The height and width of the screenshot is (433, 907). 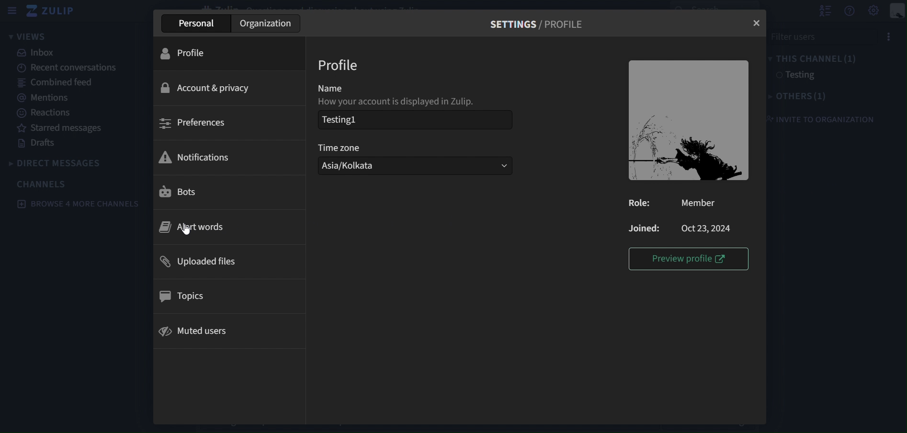 What do you see at coordinates (55, 11) in the screenshot?
I see `zulip` at bounding box center [55, 11].